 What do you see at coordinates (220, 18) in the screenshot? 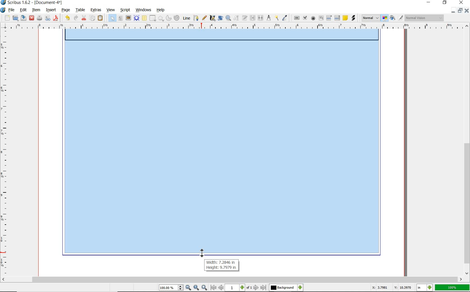
I see `rotate item` at bounding box center [220, 18].